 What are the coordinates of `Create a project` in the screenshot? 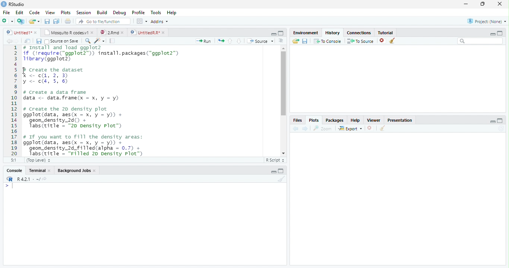 It's located at (20, 21).